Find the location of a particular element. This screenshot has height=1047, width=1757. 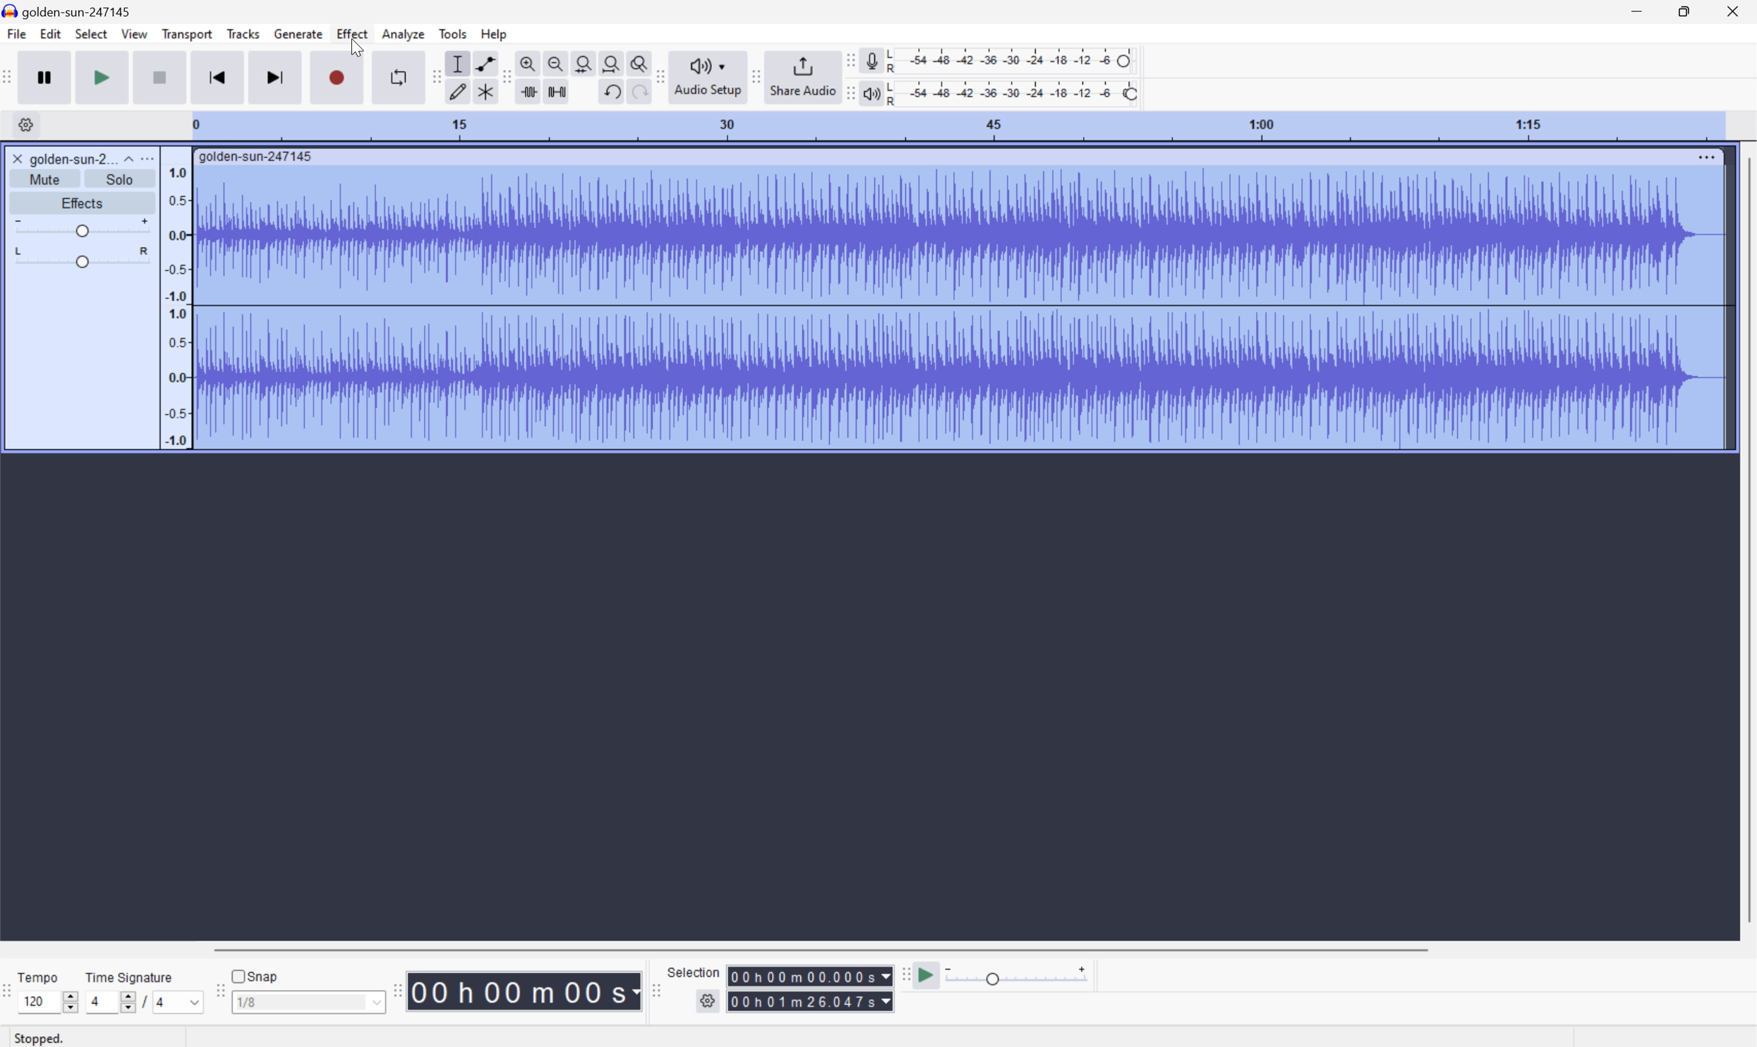

Time signature is located at coordinates (128, 976).